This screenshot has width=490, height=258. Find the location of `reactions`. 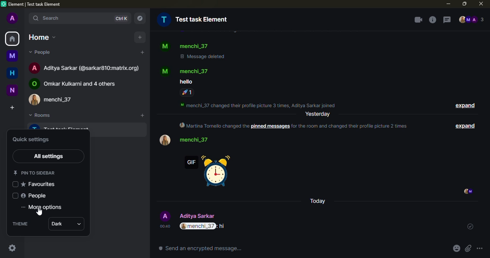

reactions is located at coordinates (187, 92).